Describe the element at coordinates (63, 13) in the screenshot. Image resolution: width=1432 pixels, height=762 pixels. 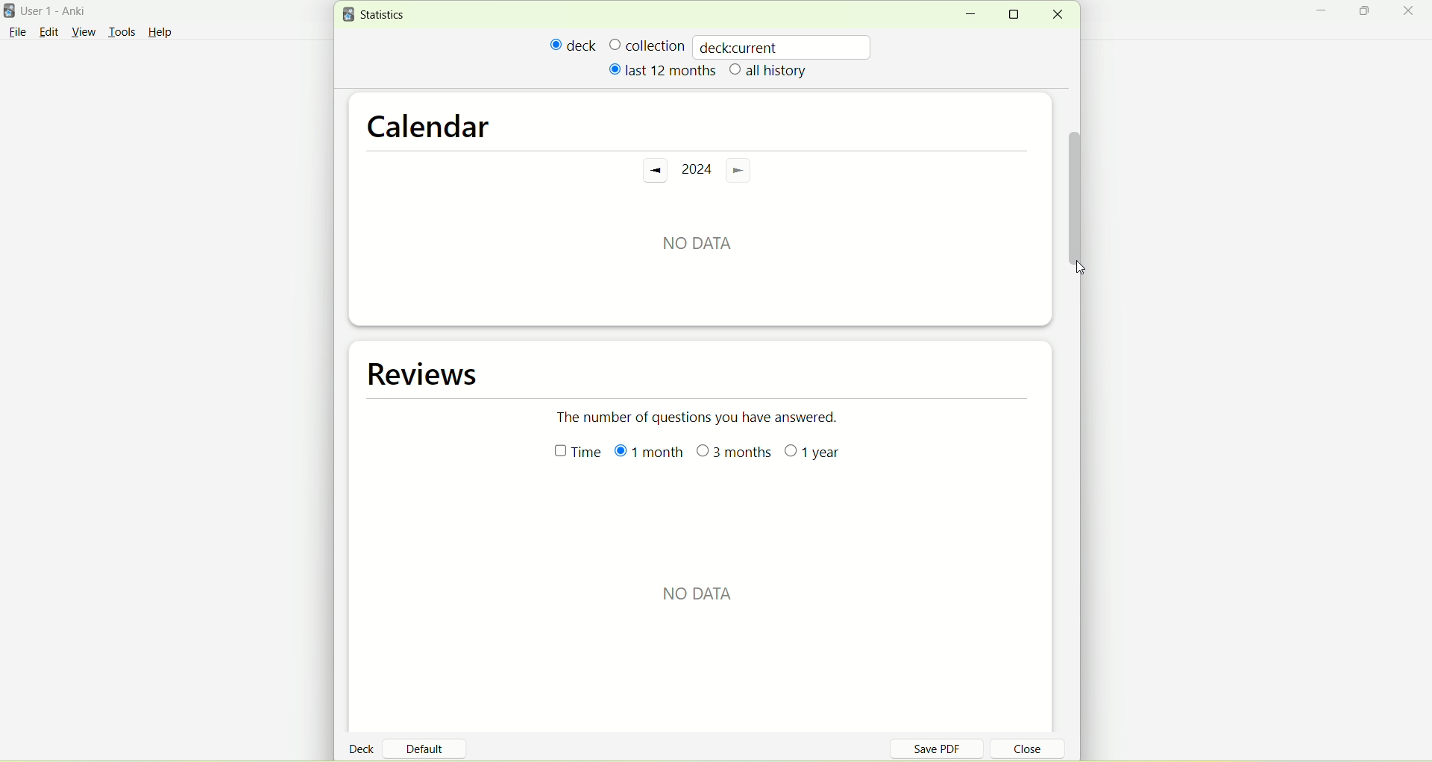
I see `User 1- Anki` at that location.